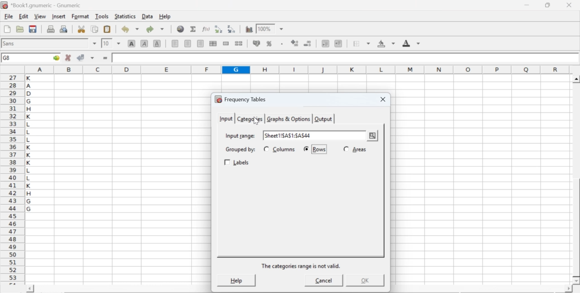 The height and width of the screenshot is (293, 580). Describe the element at coordinates (106, 43) in the screenshot. I see `10` at that location.